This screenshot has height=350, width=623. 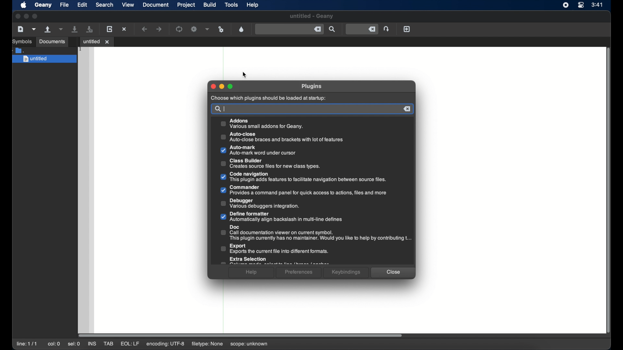 I want to click on keybindings, so click(x=346, y=273).